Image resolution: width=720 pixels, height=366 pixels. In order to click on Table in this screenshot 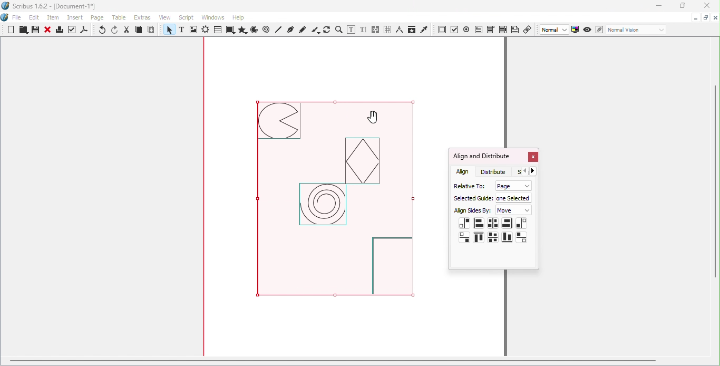, I will do `click(121, 18)`.